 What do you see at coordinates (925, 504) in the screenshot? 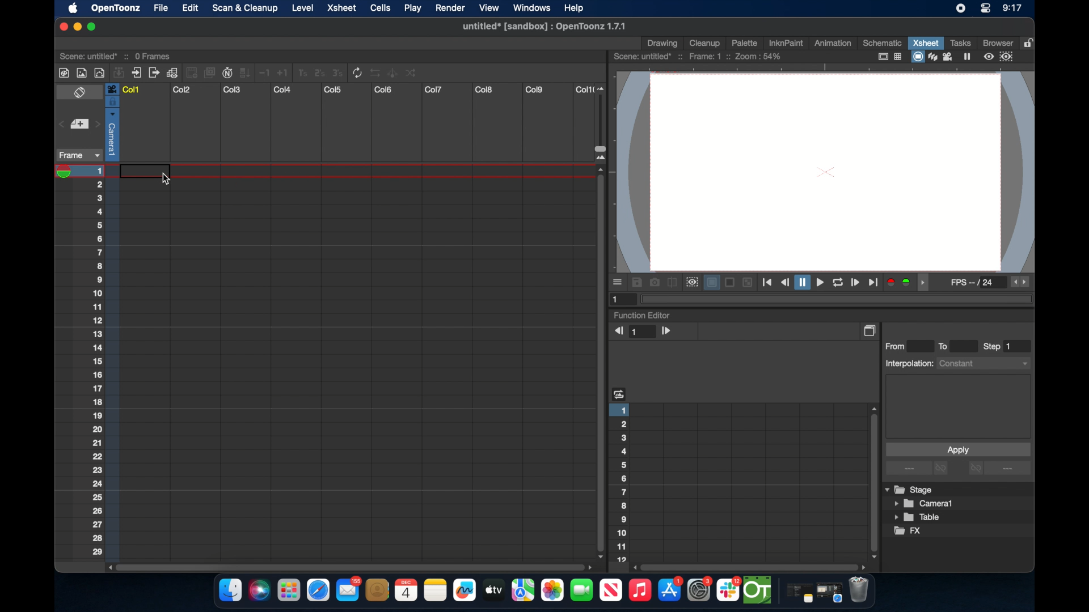
I see `camera1` at bounding box center [925, 504].